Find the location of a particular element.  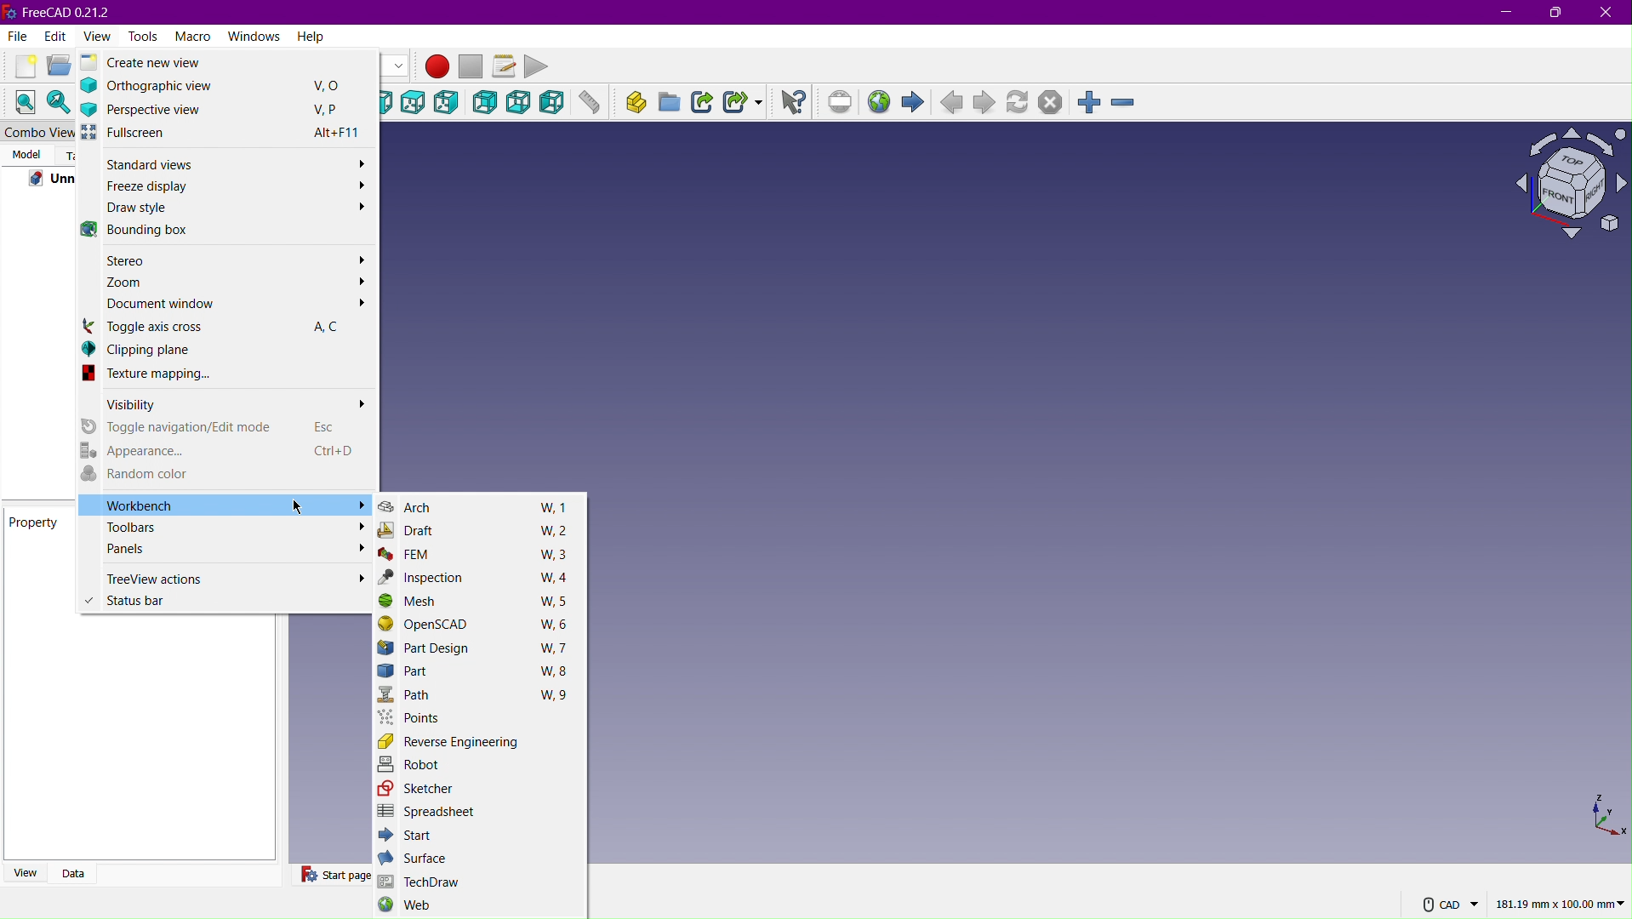

Mesh W, 5 is located at coordinates (483, 602).